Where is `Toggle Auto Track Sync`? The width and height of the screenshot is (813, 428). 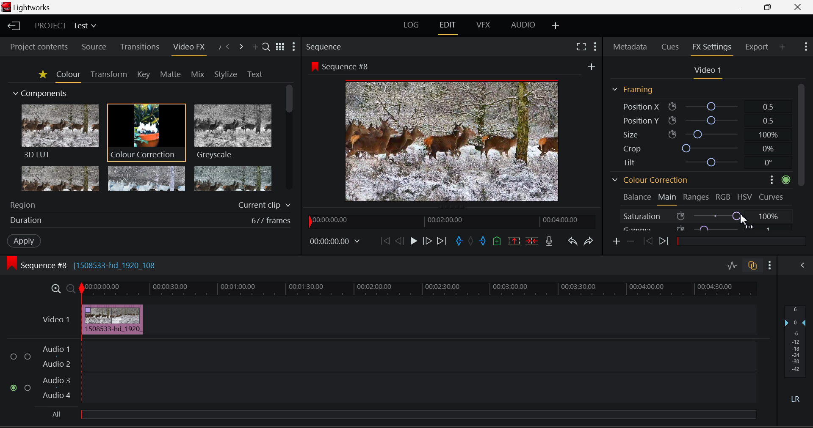
Toggle Auto Track Sync is located at coordinates (752, 266).